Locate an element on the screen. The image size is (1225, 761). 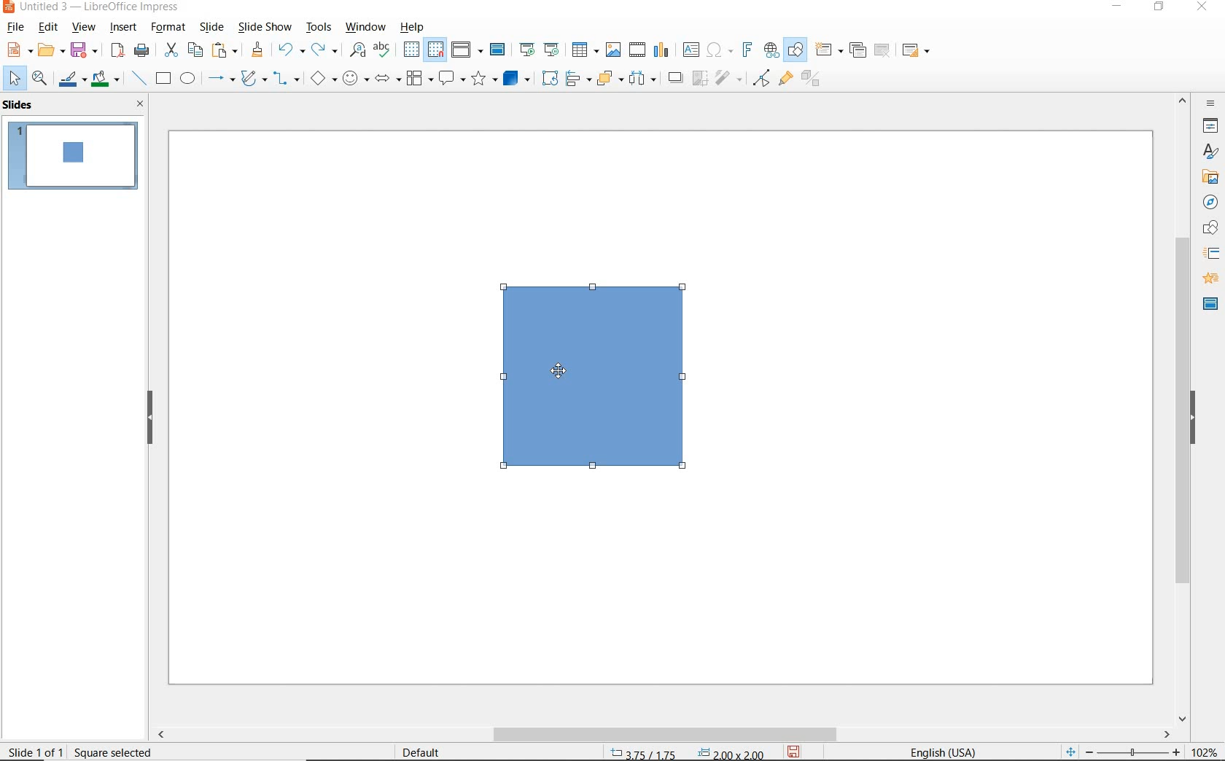
zoom out or zoom in is located at coordinates (1124, 751).